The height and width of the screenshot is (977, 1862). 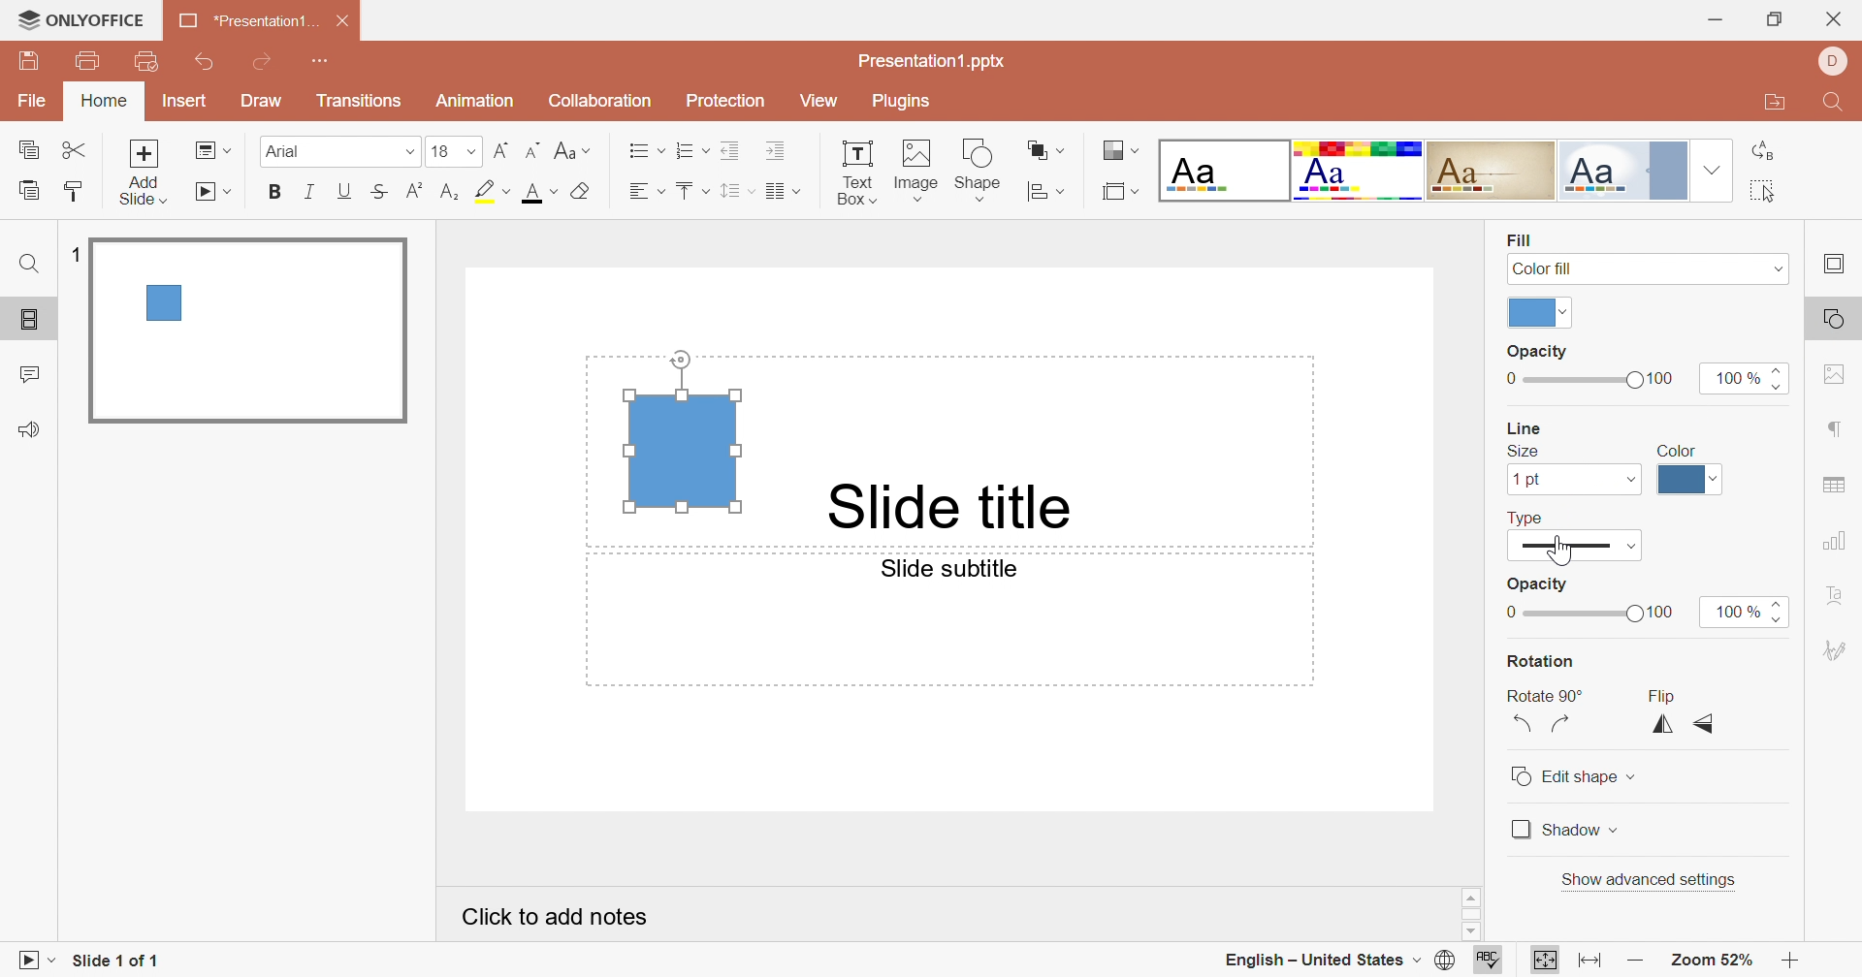 I want to click on Fill color, so click(x=578, y=193).